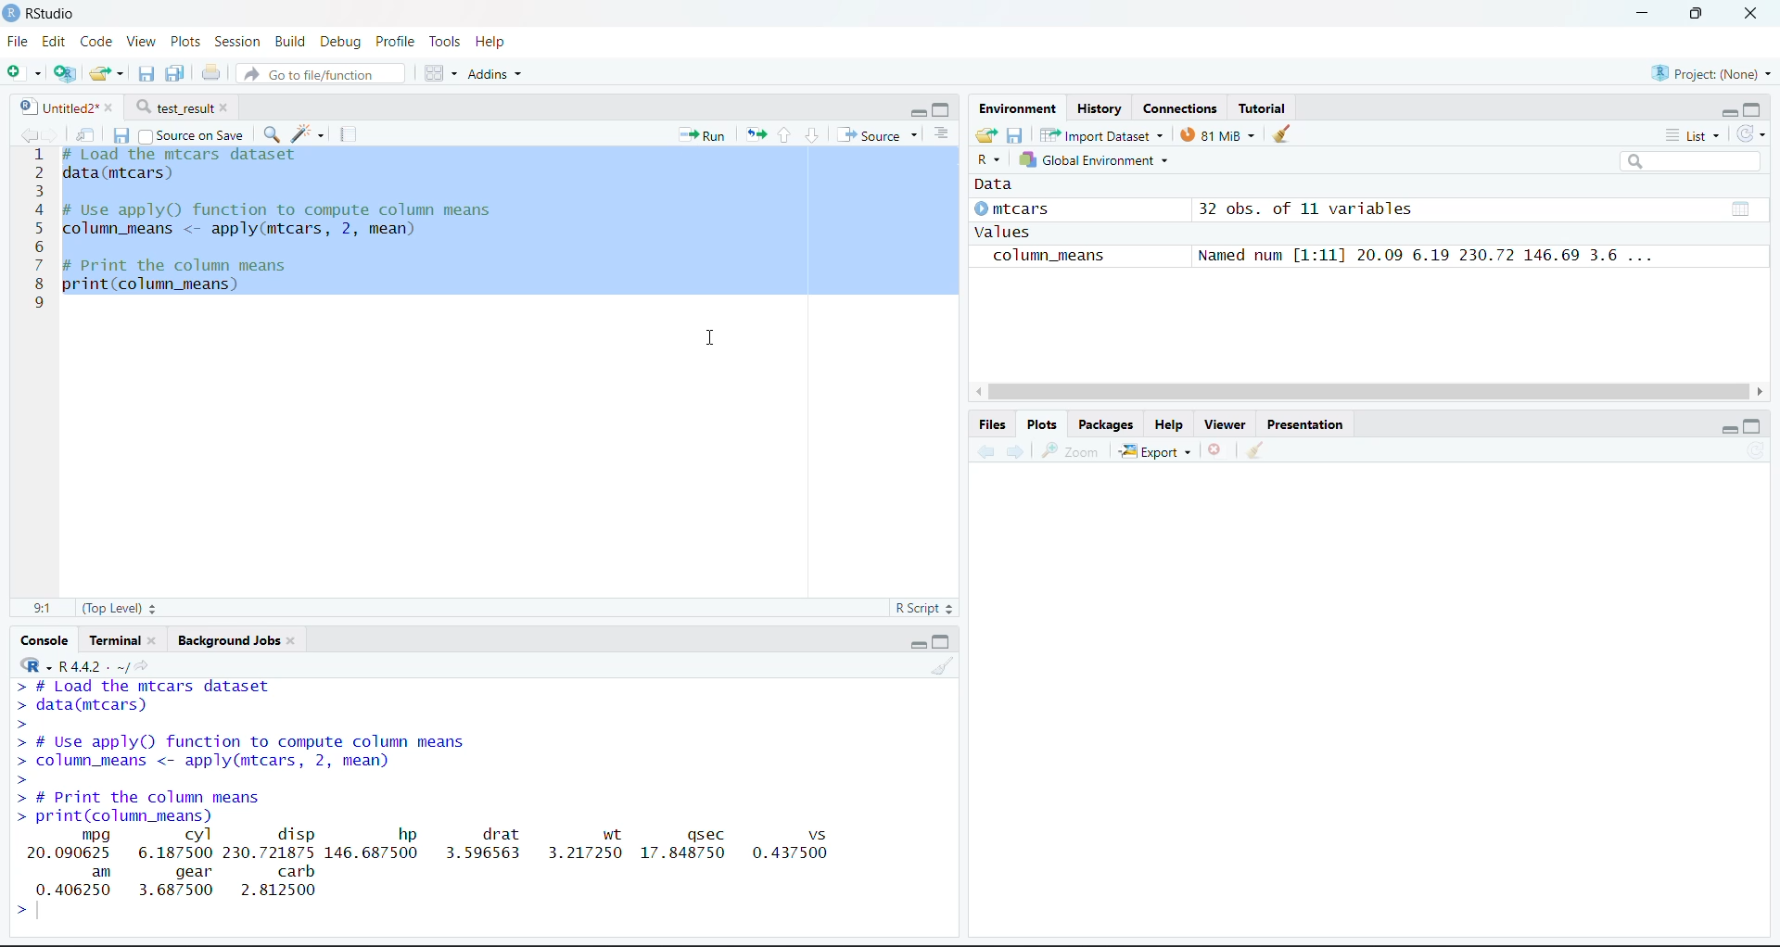  I want to click on Minimize, so click(915, 111).